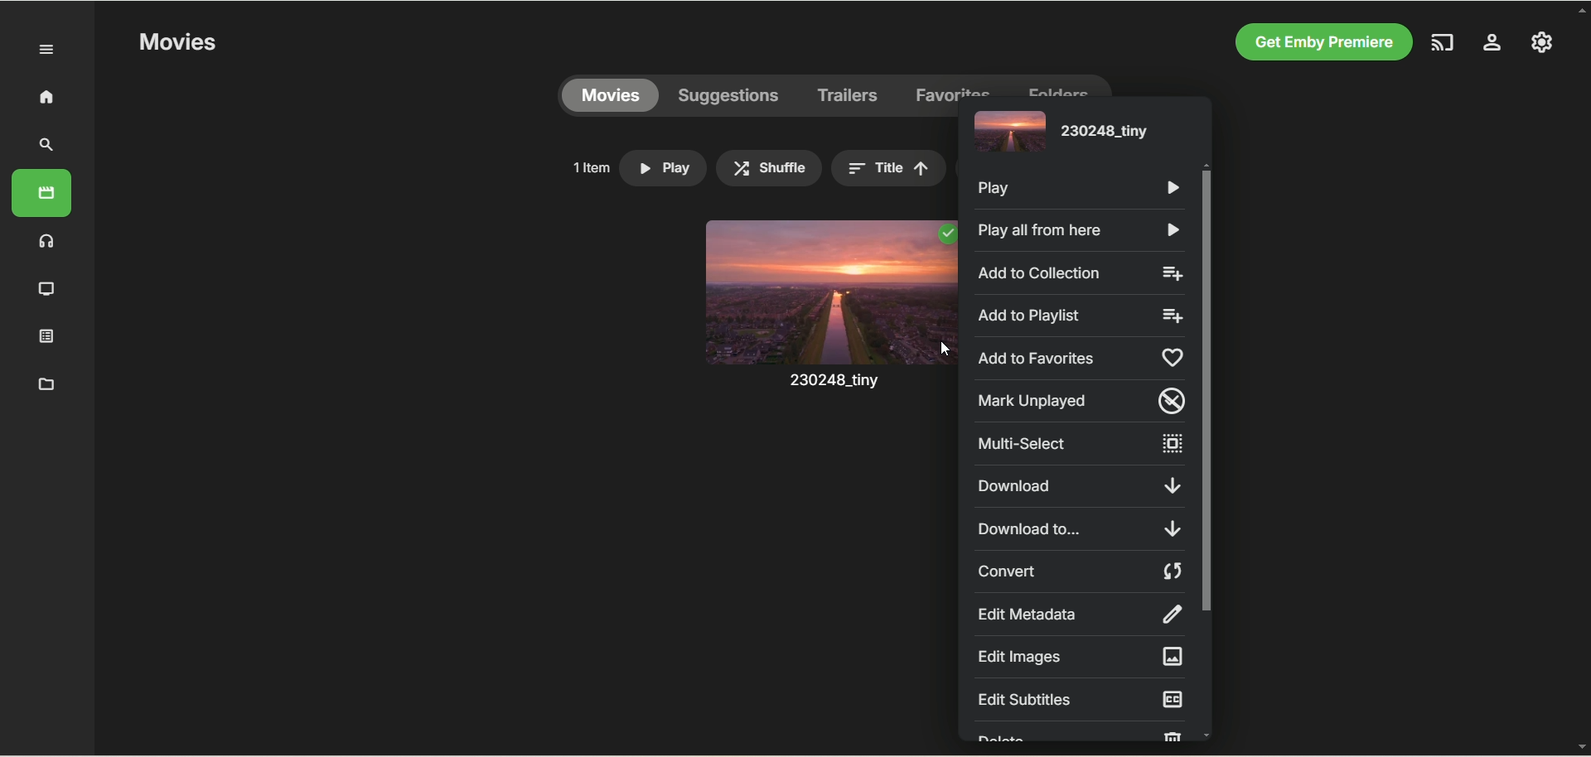  I want to click on add to playlist, so click(1082, 316).